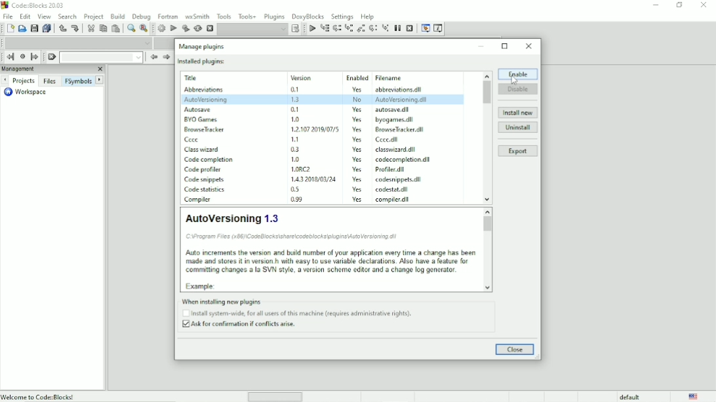 This screenshot has width=716, height=402. Describe the element at coordinates (515, 350) in the screenshot. I see `Close` at that location.